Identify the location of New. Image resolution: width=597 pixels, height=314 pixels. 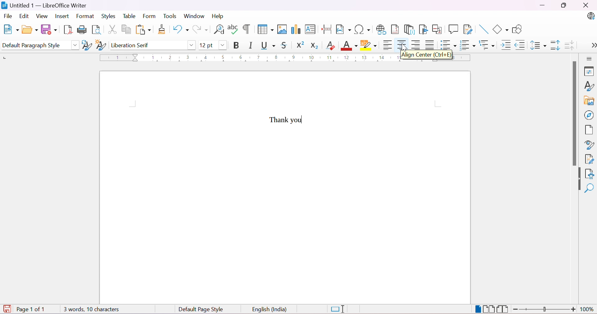
(12, 30).